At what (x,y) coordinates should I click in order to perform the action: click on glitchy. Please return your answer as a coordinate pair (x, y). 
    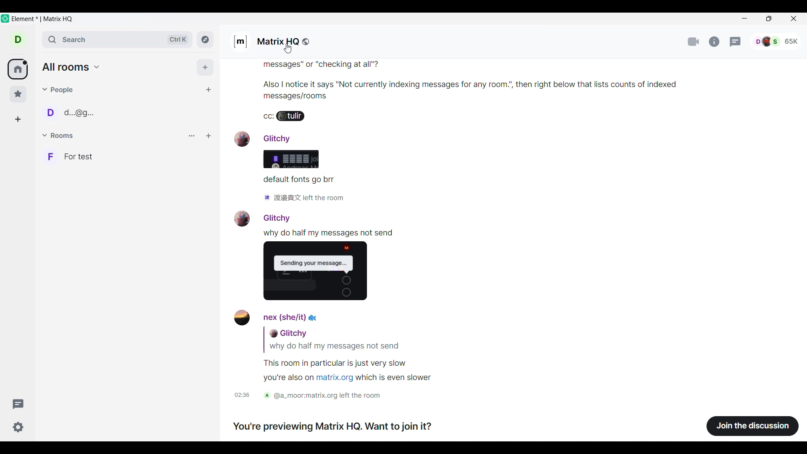
    Looking at the image, I should click on (269, 138).